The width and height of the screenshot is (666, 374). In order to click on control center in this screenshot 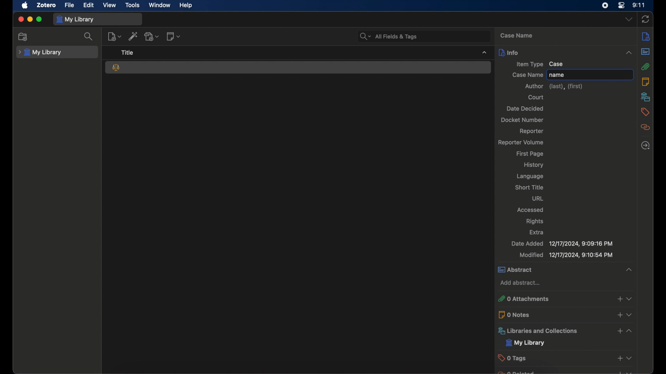, I will do `click(622, 5)`.